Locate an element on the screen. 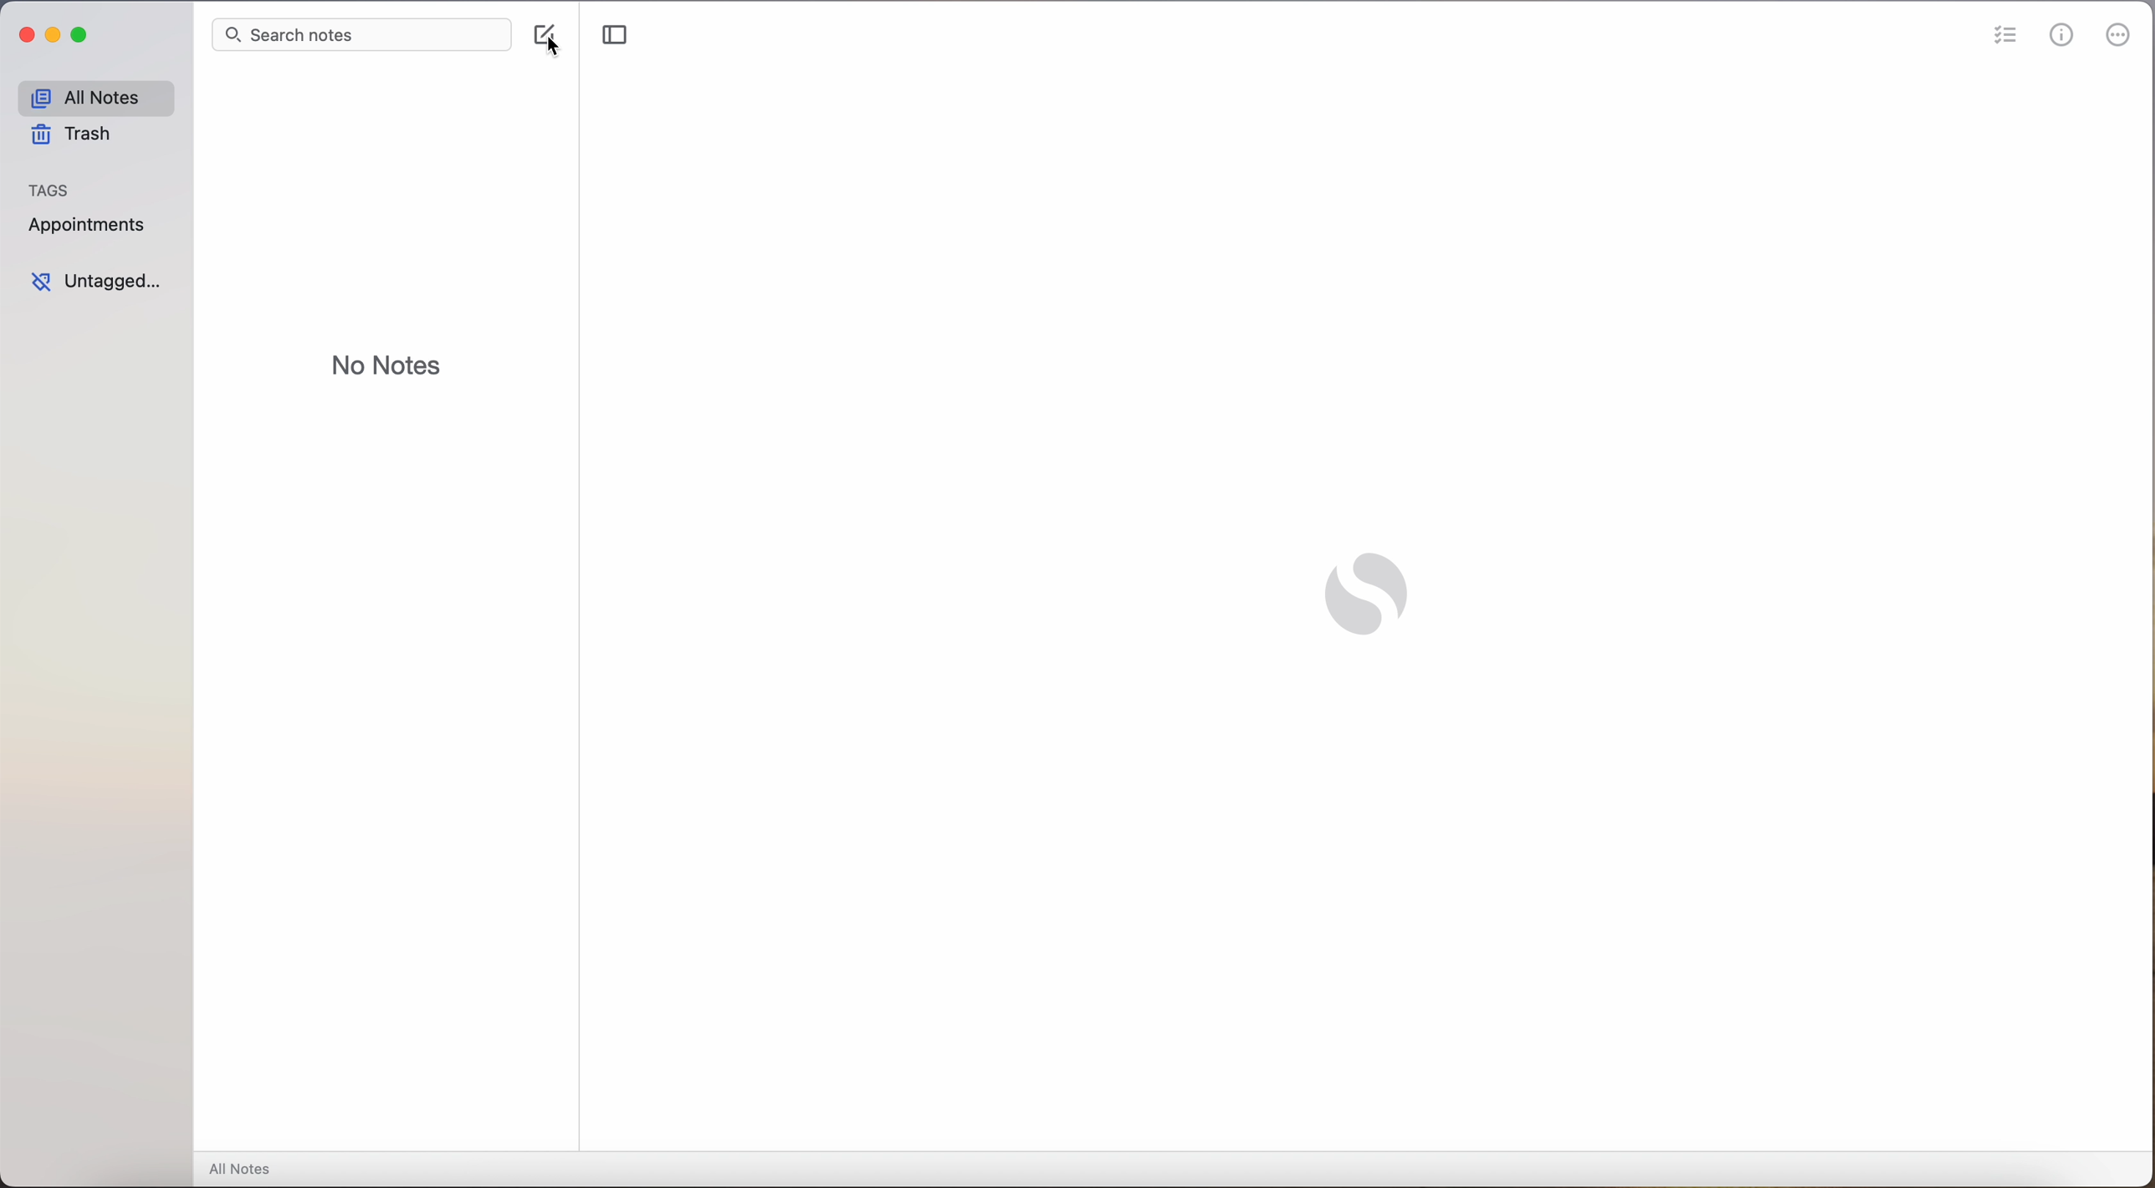 The width and height of the screenshot is (2155, 1188). search bar is located at coordinates (362, 34).